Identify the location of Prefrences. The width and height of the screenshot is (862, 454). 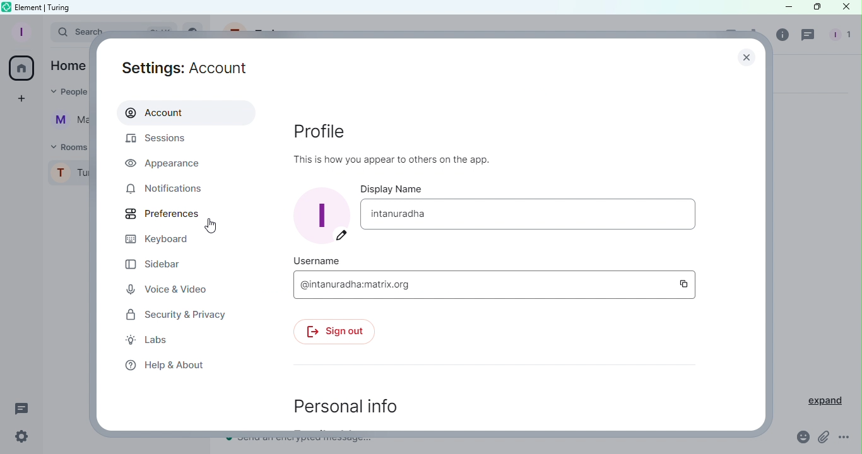
(158, 214).